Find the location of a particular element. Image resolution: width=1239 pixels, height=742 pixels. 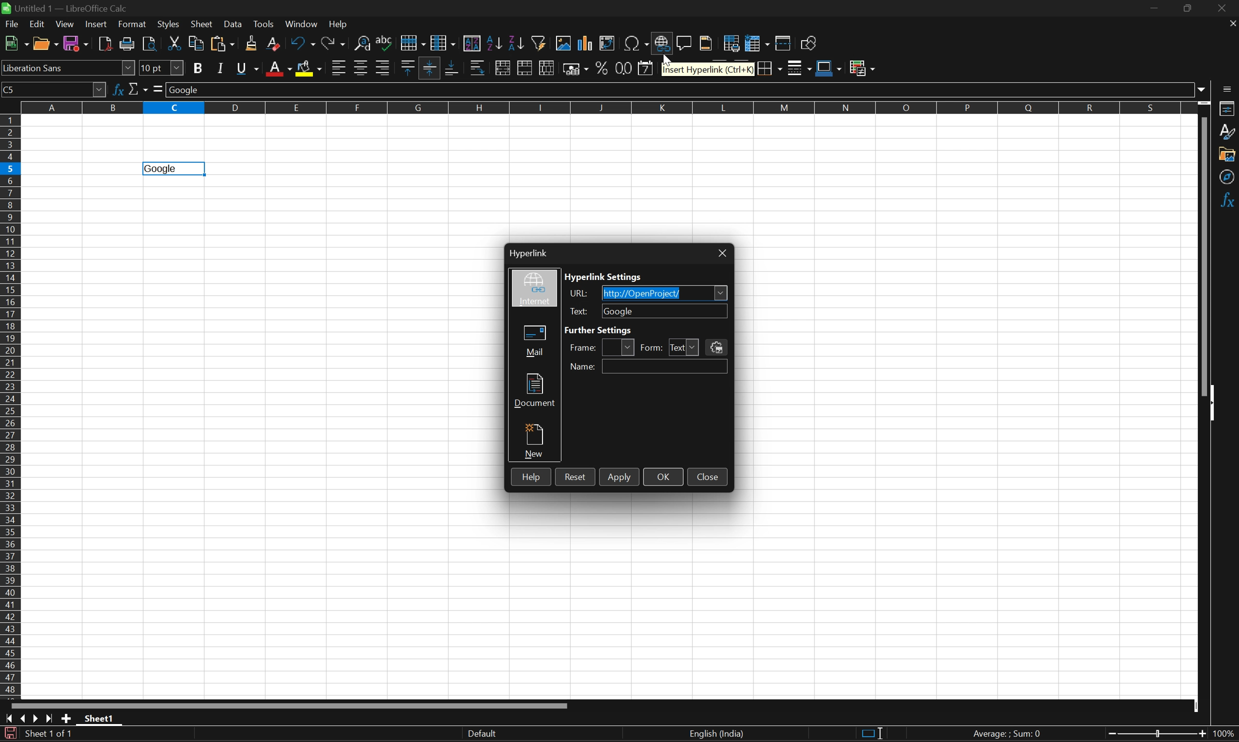

Border style is located at coordinates (800, 67).